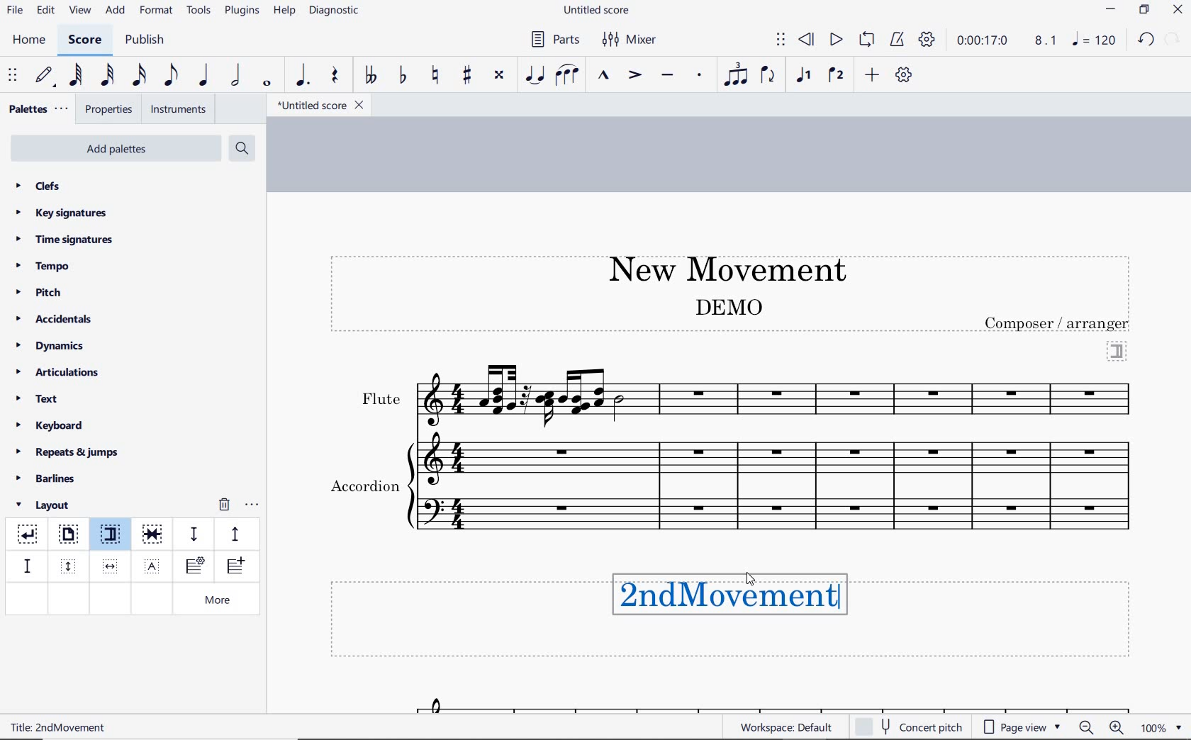  Describe the element at coordinates (1146, 39) in the screenshot. I see `redo` at that location.